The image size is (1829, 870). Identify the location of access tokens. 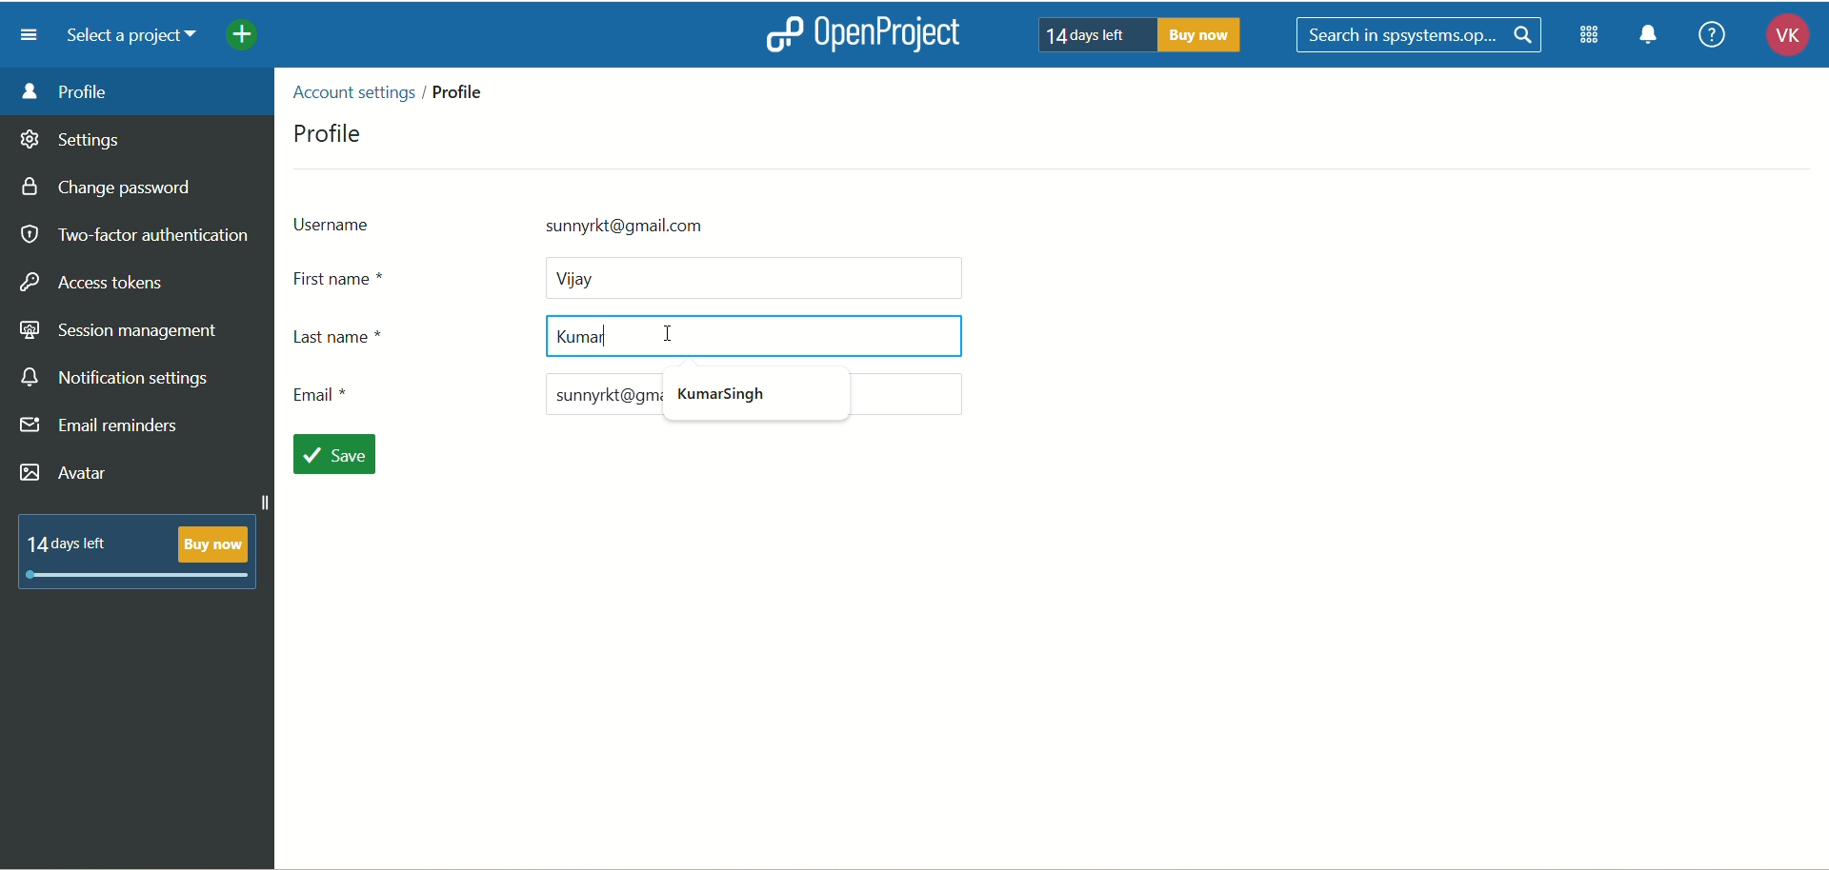
(95, 280).